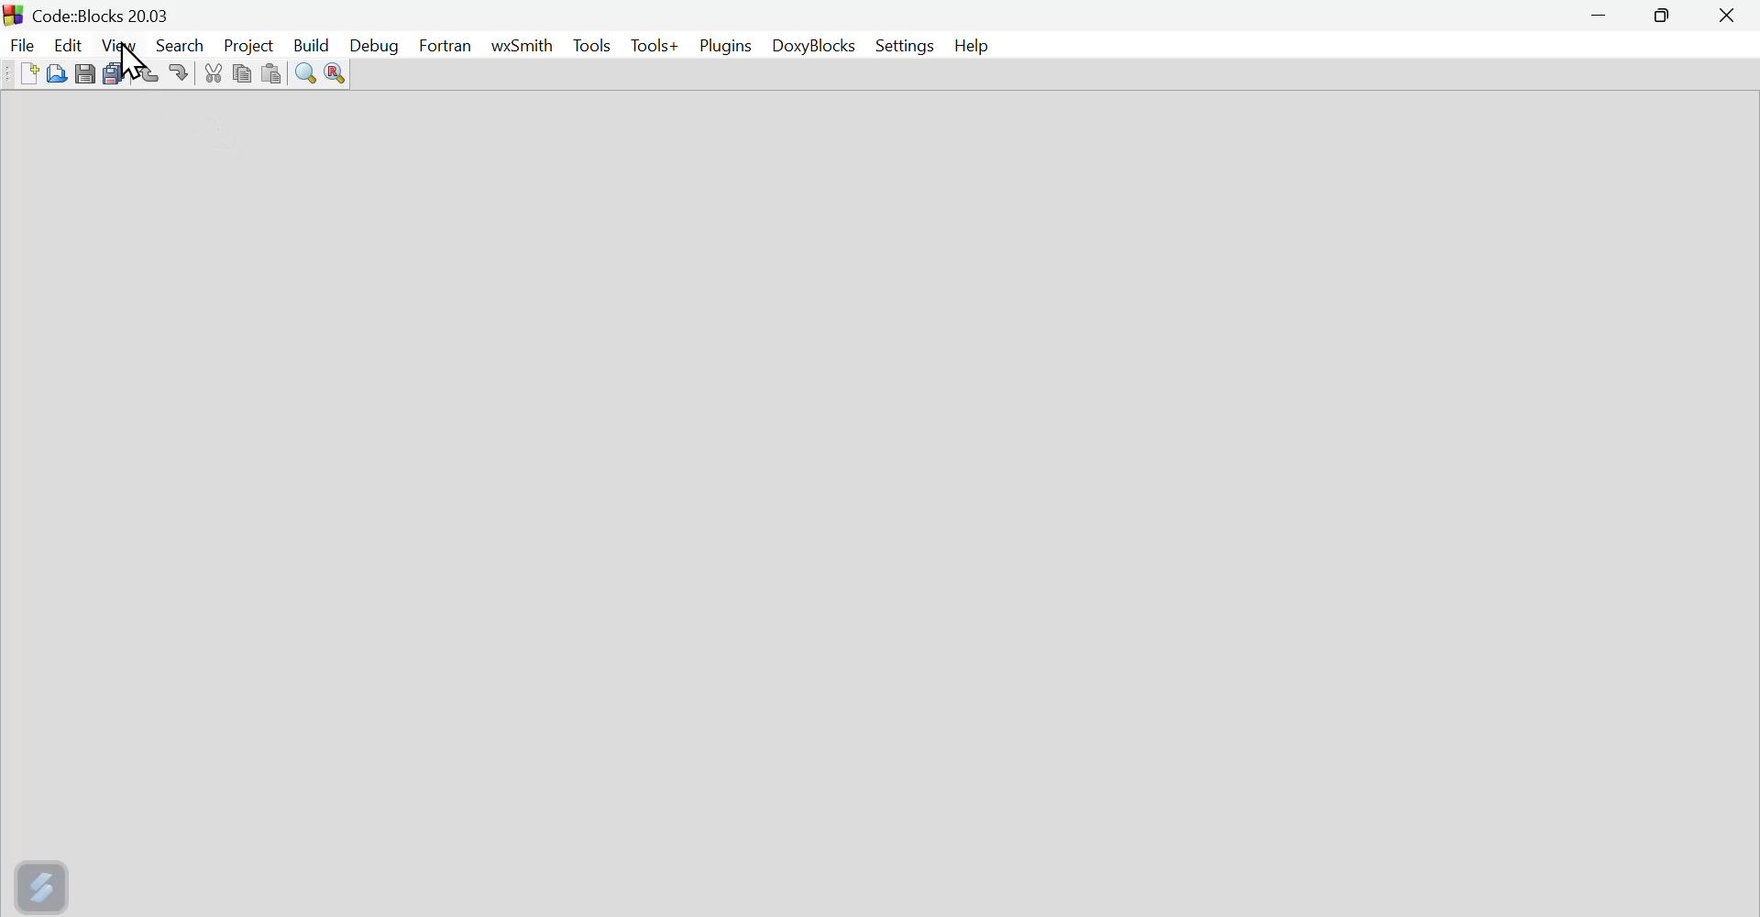  Describe the element at coordinates (69, 39) in the screenshot. I see `edit` at that location.